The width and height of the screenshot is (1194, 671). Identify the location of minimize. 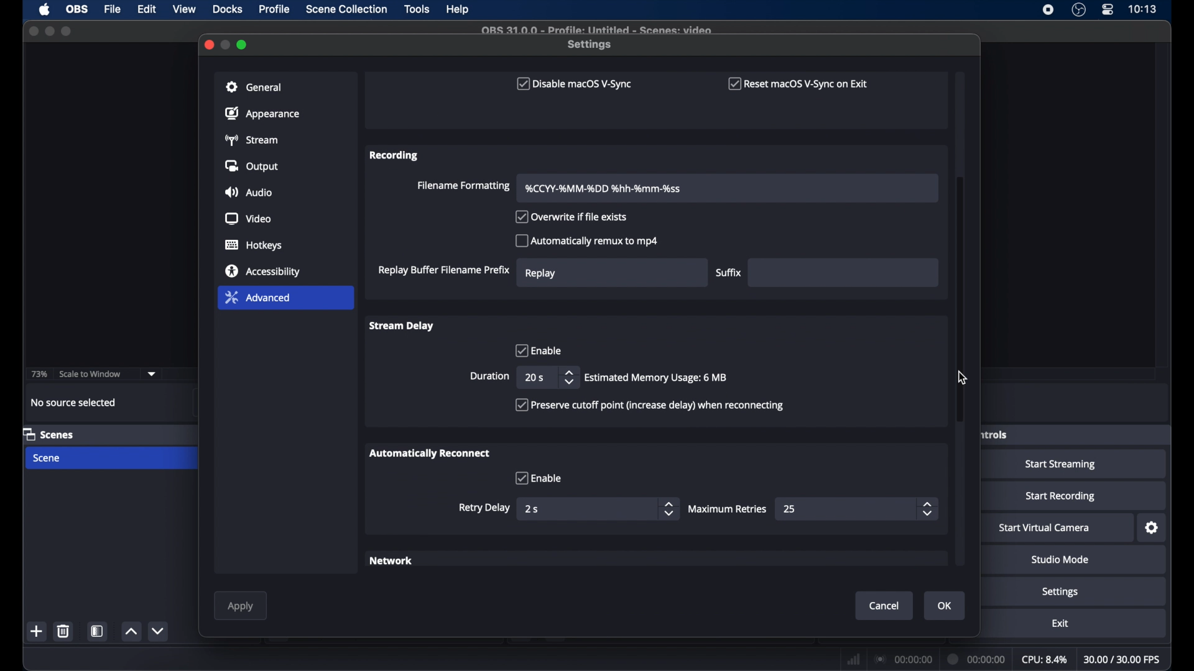
(226, 44).